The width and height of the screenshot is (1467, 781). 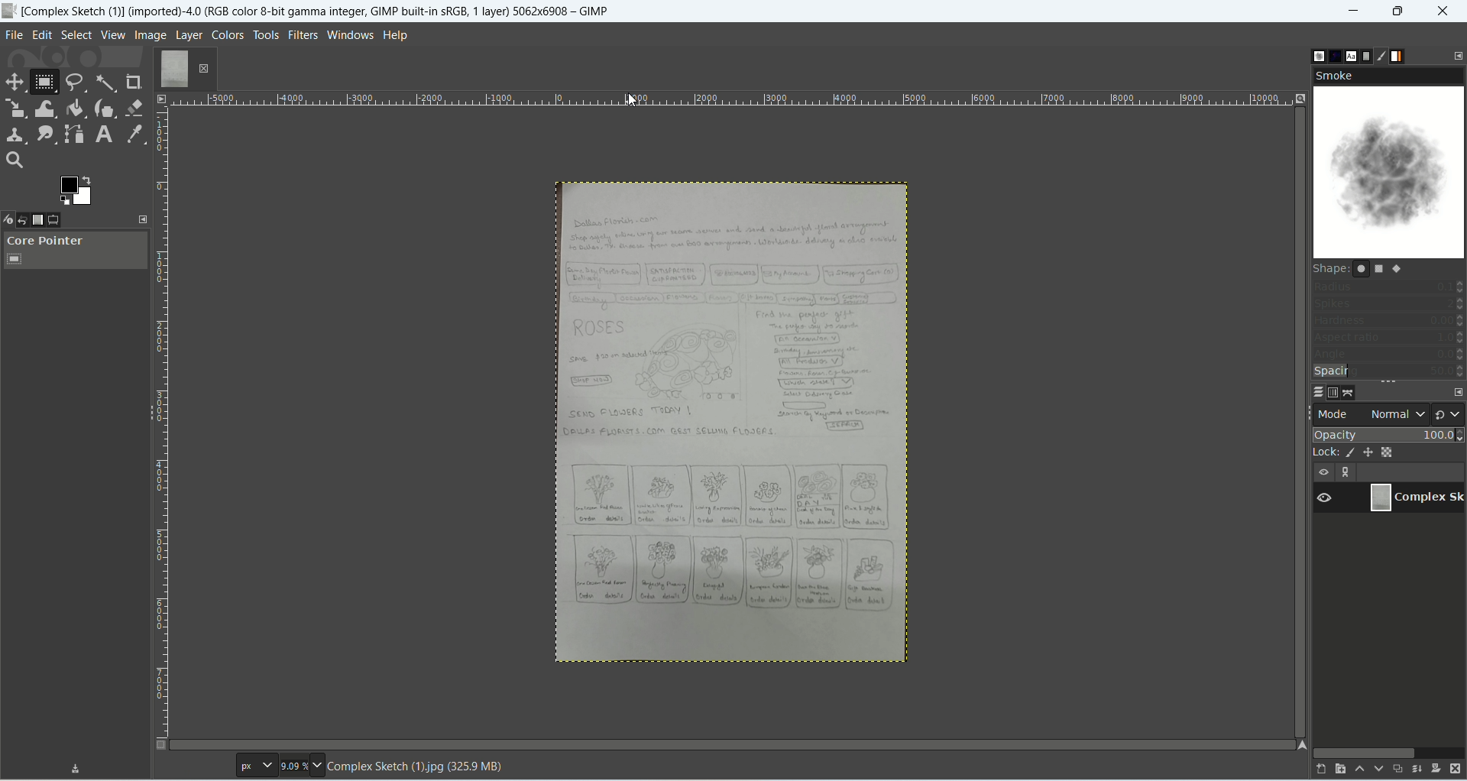 I want to click on gradients, so click(x=1399, y=57).